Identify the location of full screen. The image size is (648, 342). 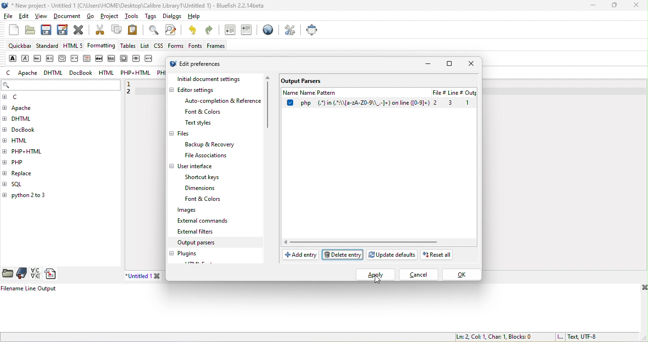
(312, 29).